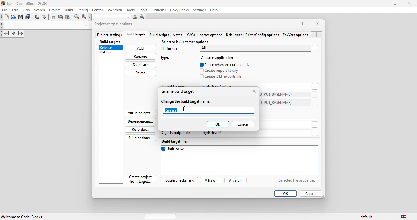 The height and width of the screenshot is (220, 417). What do you see at coordinates (212, 180) in the screenshot?
I see `all?on` at bounding box center [212, 180].